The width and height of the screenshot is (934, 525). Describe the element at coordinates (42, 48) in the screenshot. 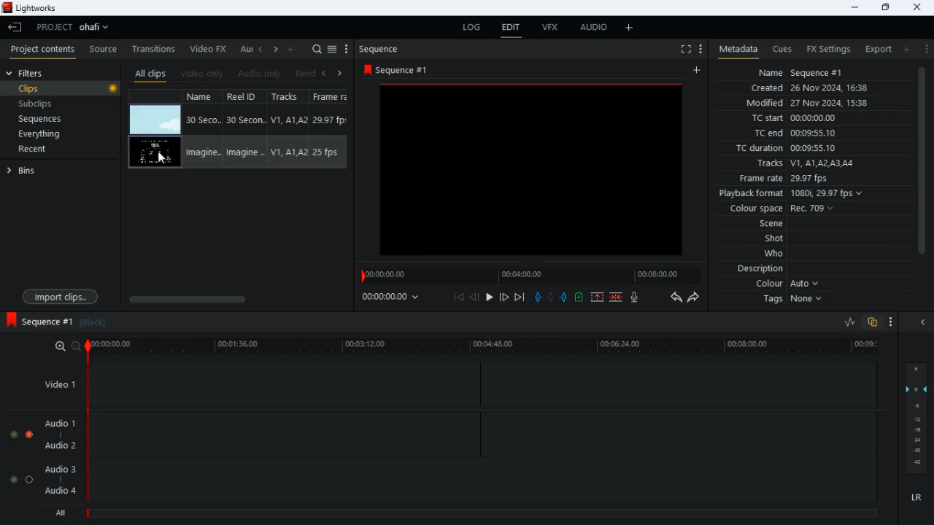

I see `project contents` at that location.